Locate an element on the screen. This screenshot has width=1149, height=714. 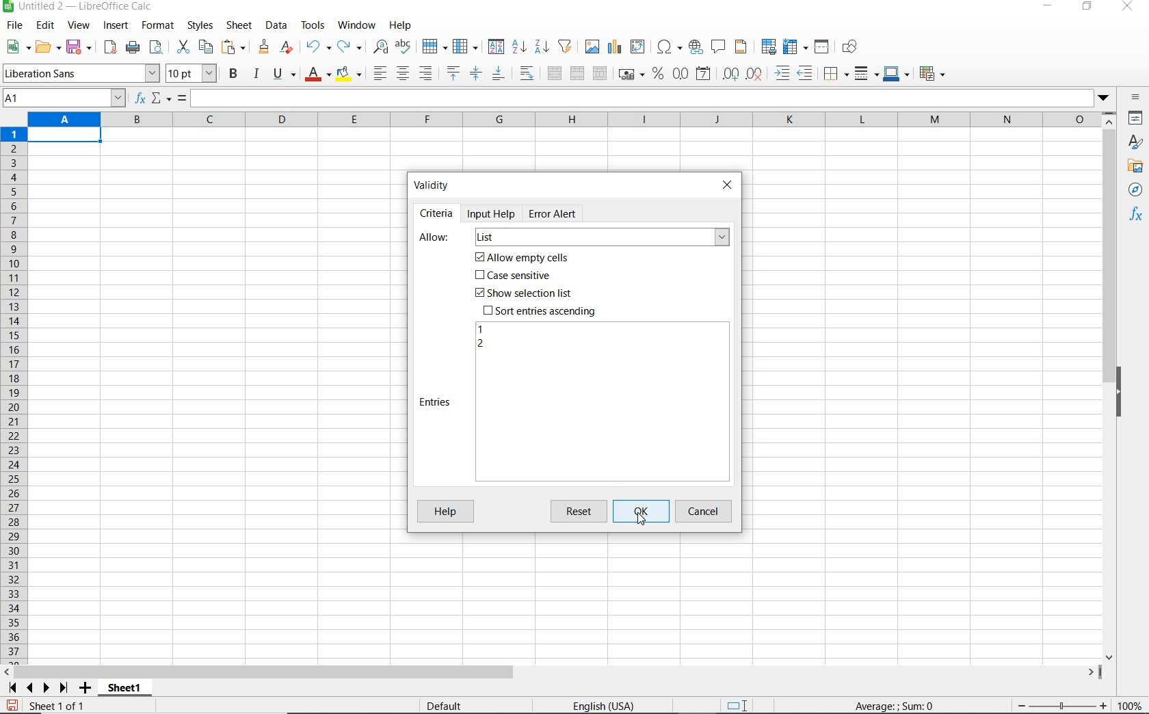
show draw functions is located at coordinates (852, 47).